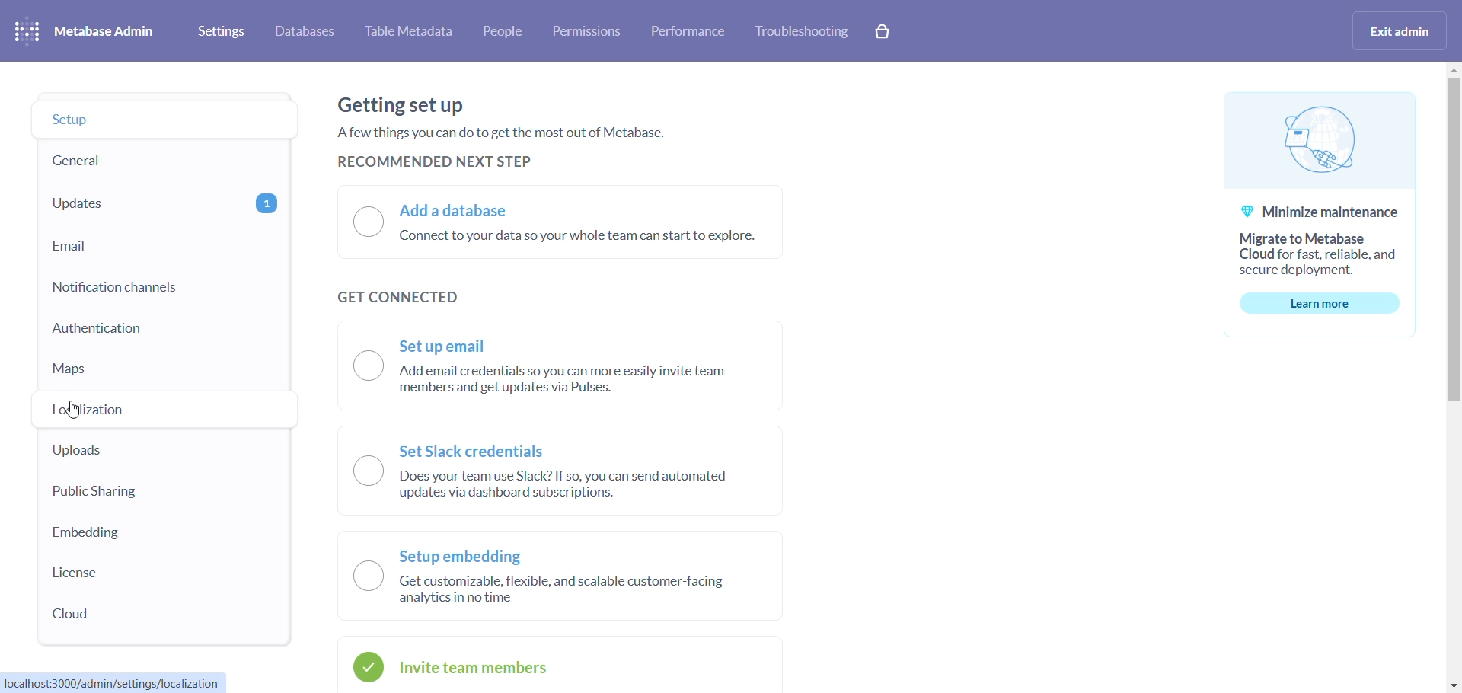 The height and width of the screenshot is (693, 1462). What do you see at coordinates (116, 682) in the screenshot?
I see `localhost:3000/admin/settings/localization` at bounding box center [116, 682].